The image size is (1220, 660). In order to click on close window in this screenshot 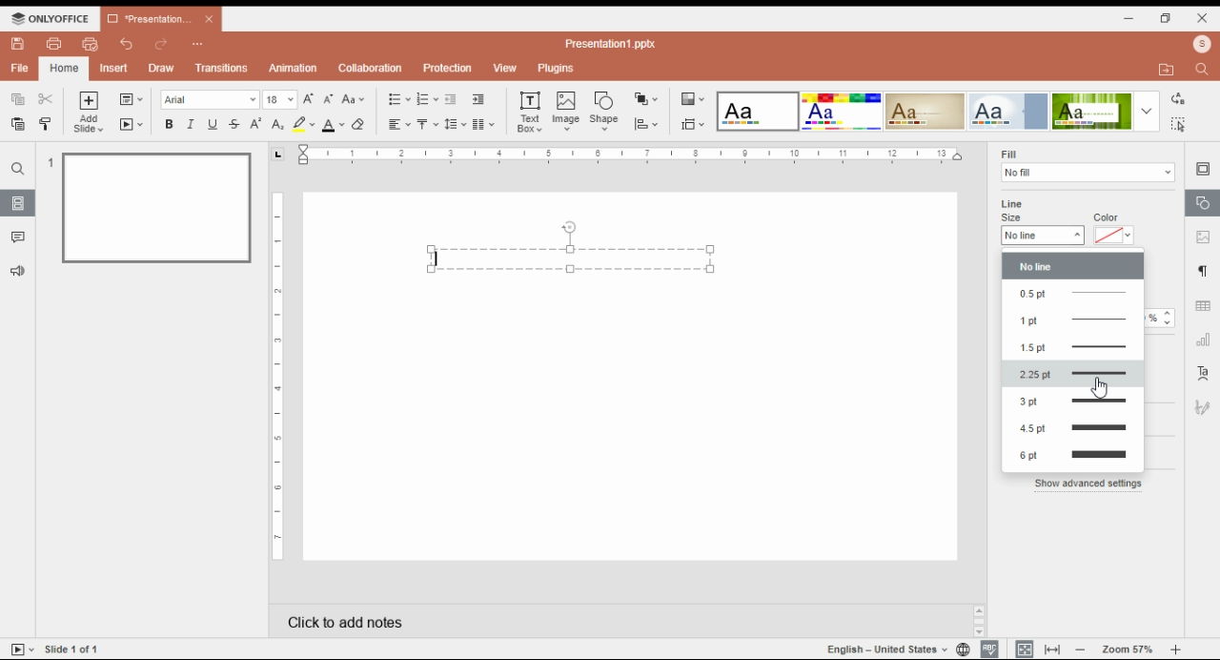, I will do `click(1201, 17)`.